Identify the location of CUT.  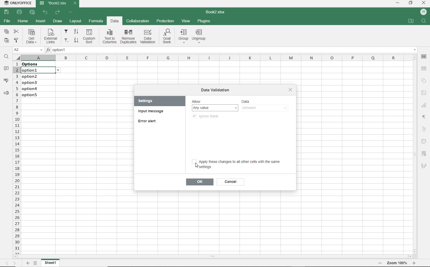
(16, 31).